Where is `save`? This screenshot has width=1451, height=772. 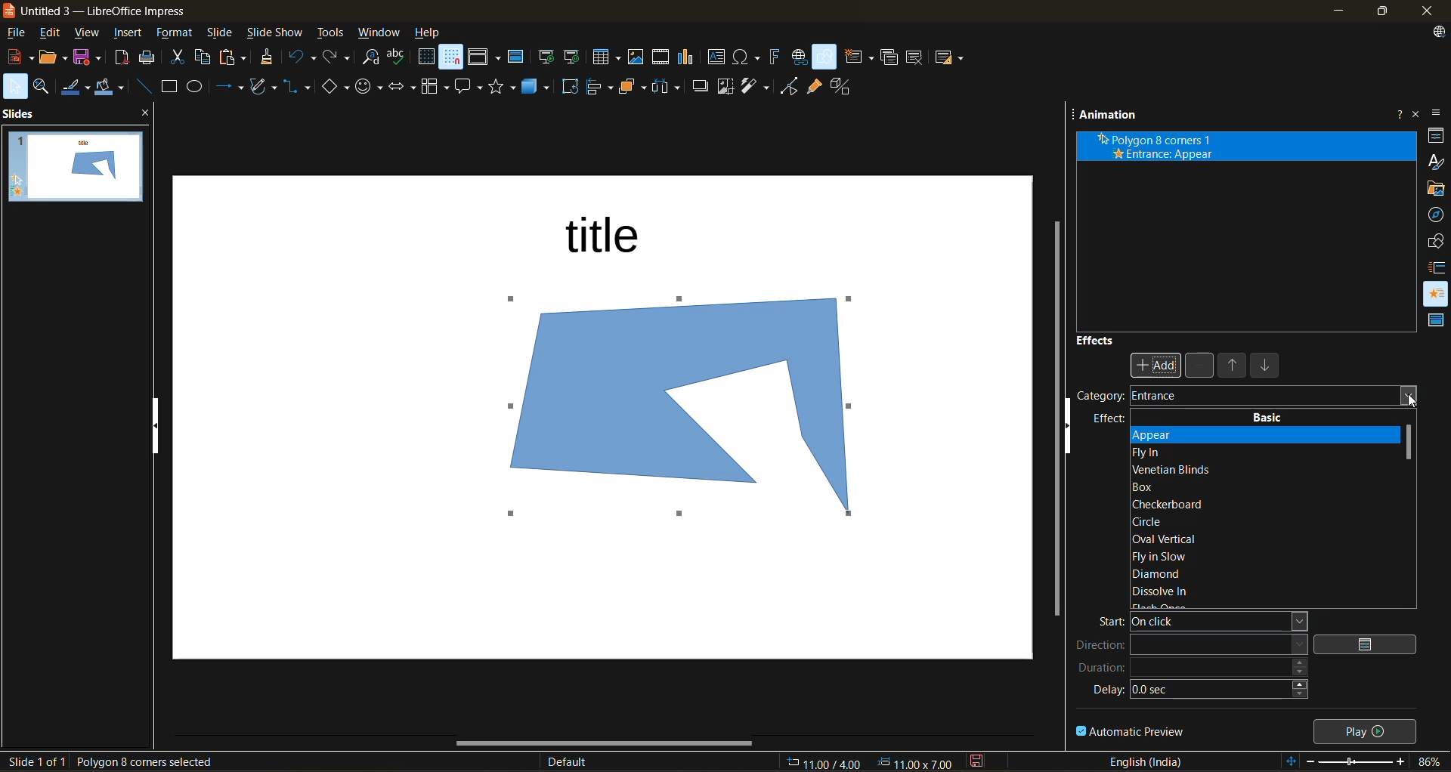 save is located at coordinates (88, 57).